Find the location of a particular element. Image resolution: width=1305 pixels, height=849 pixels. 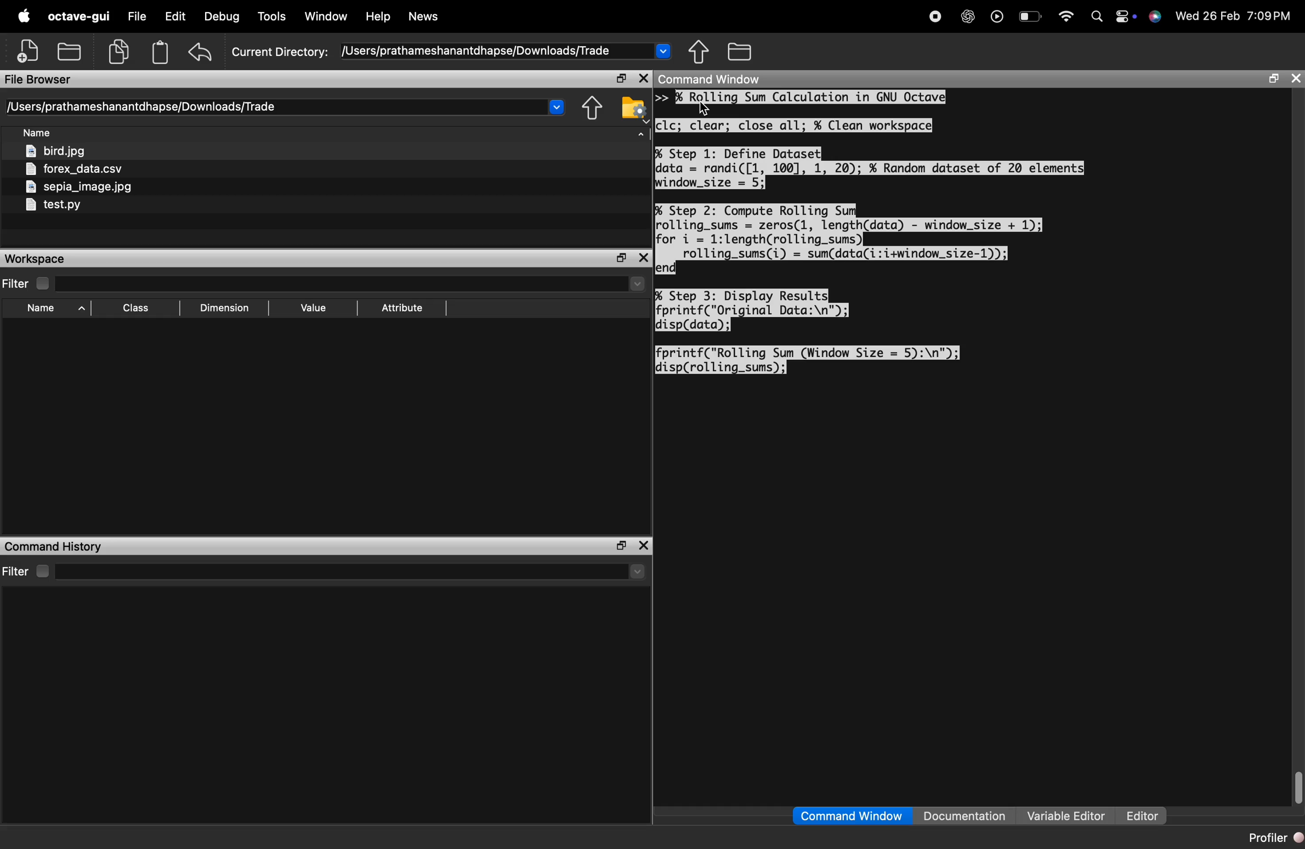

editor is located at coordinates (1143, 817).